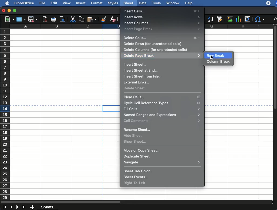 This screenshot has width=277, height=210. Describe the element at coordinates (189, 3) in the screenshot. I see `help` at that location.